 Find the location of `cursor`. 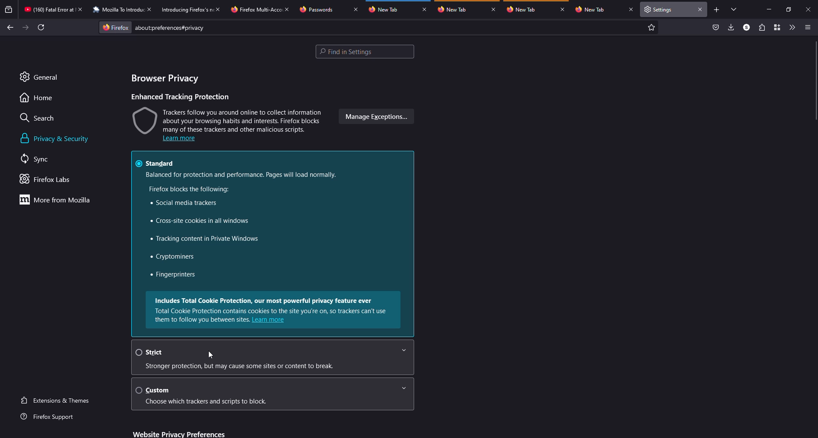

cursor is located at coordinates (210, 355).